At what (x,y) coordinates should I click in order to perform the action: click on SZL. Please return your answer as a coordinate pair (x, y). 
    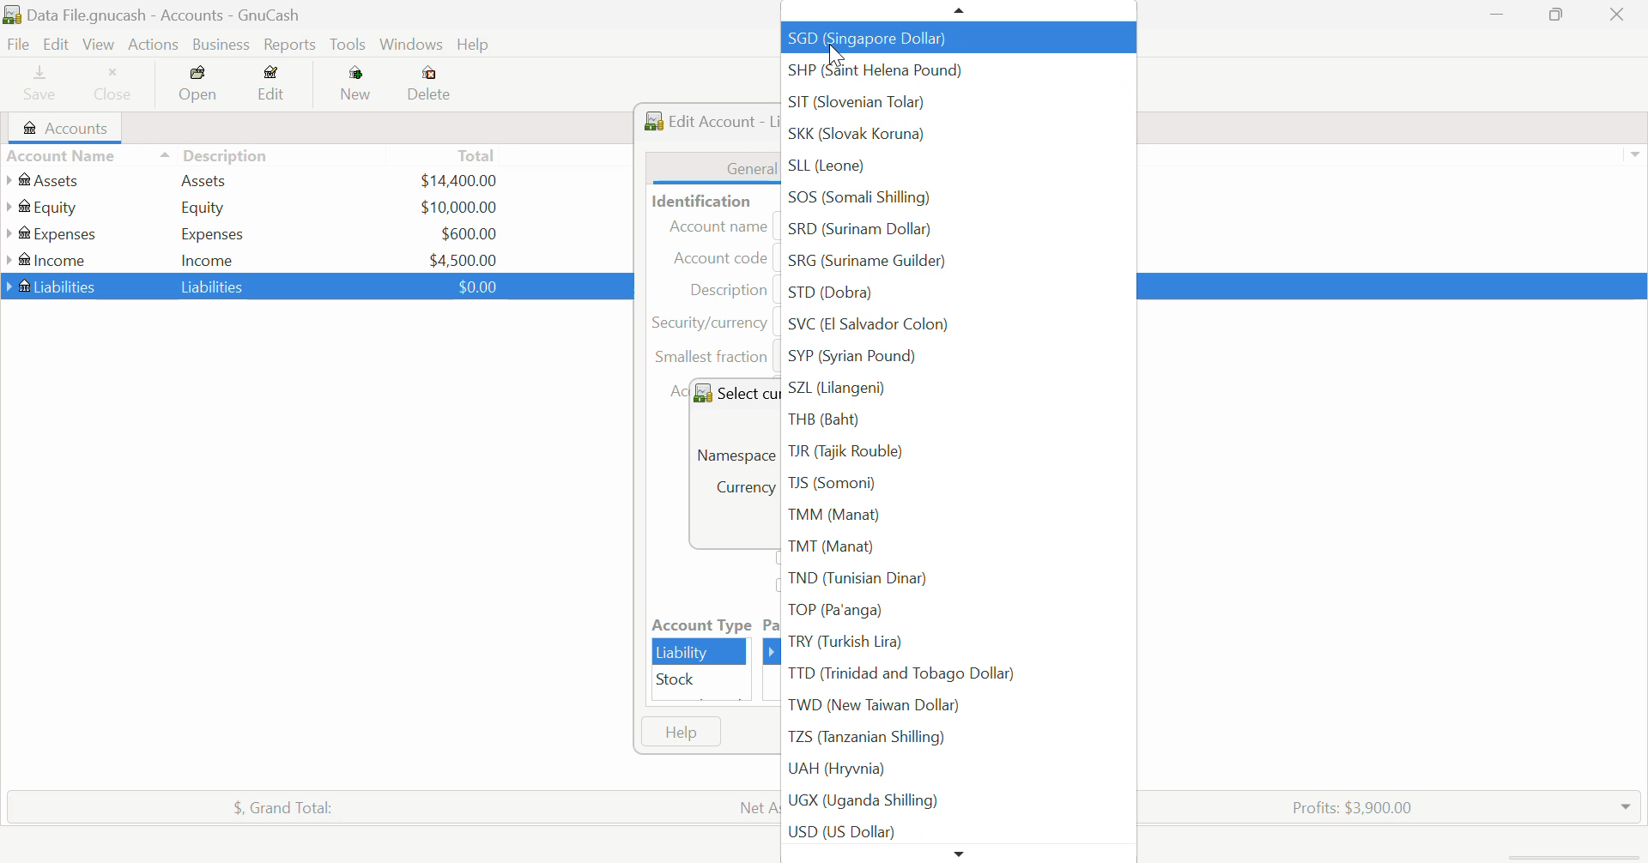
    Looking at the image, I should click on (956, 389).